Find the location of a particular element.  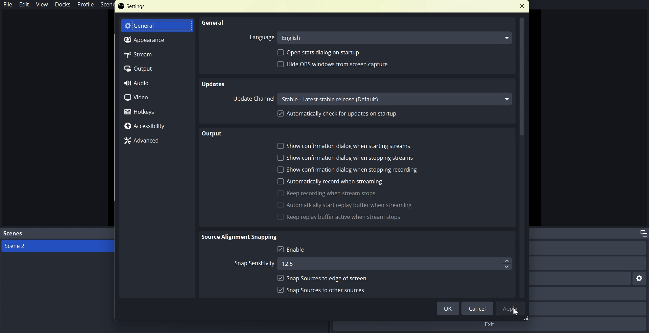

Enable is located at coordinates (293, 249).